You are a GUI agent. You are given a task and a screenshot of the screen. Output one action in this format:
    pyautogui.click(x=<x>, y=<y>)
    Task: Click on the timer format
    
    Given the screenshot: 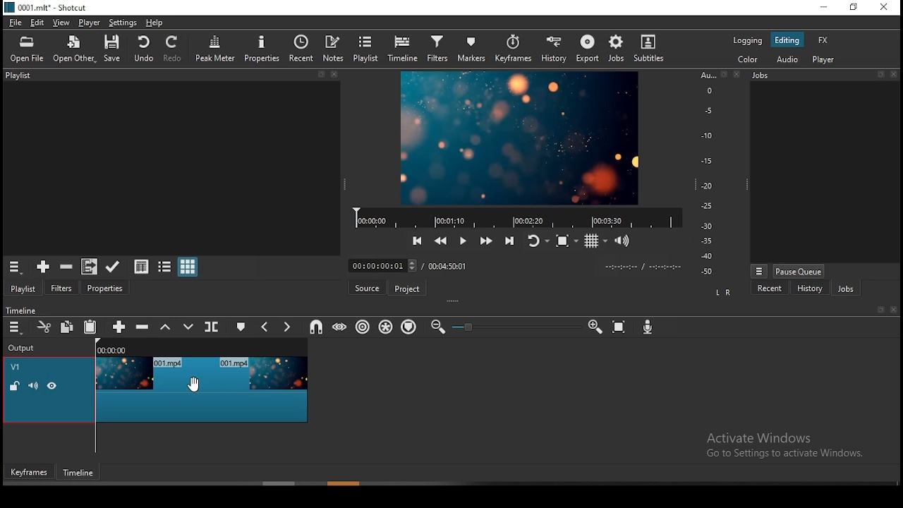 What is the action you would take?
    pyautogui.click(x=643, y=266)
    